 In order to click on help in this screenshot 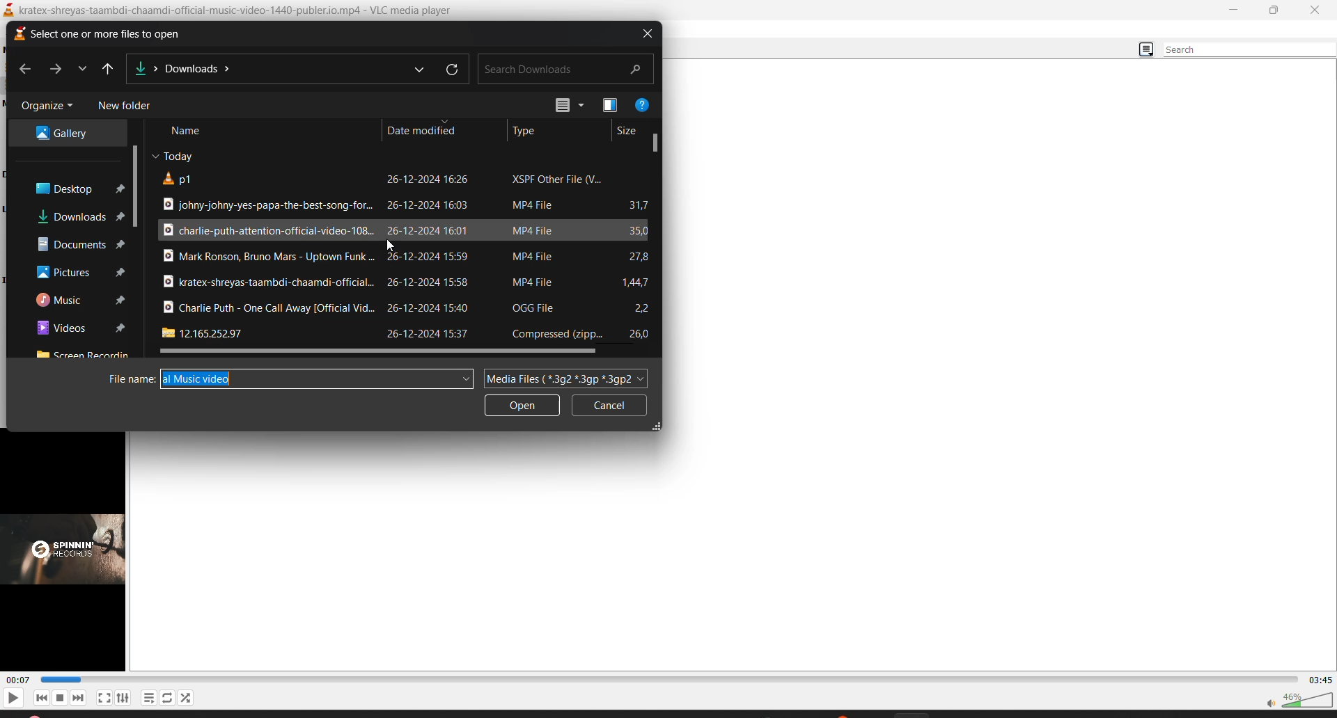, I will do `click(642, 104)`.